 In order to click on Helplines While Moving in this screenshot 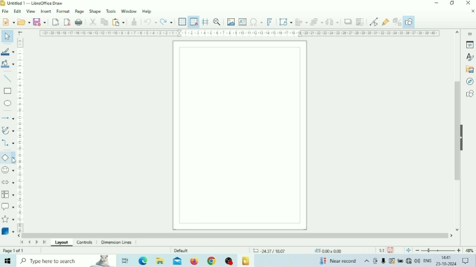, I will do `click(206, 21)`.